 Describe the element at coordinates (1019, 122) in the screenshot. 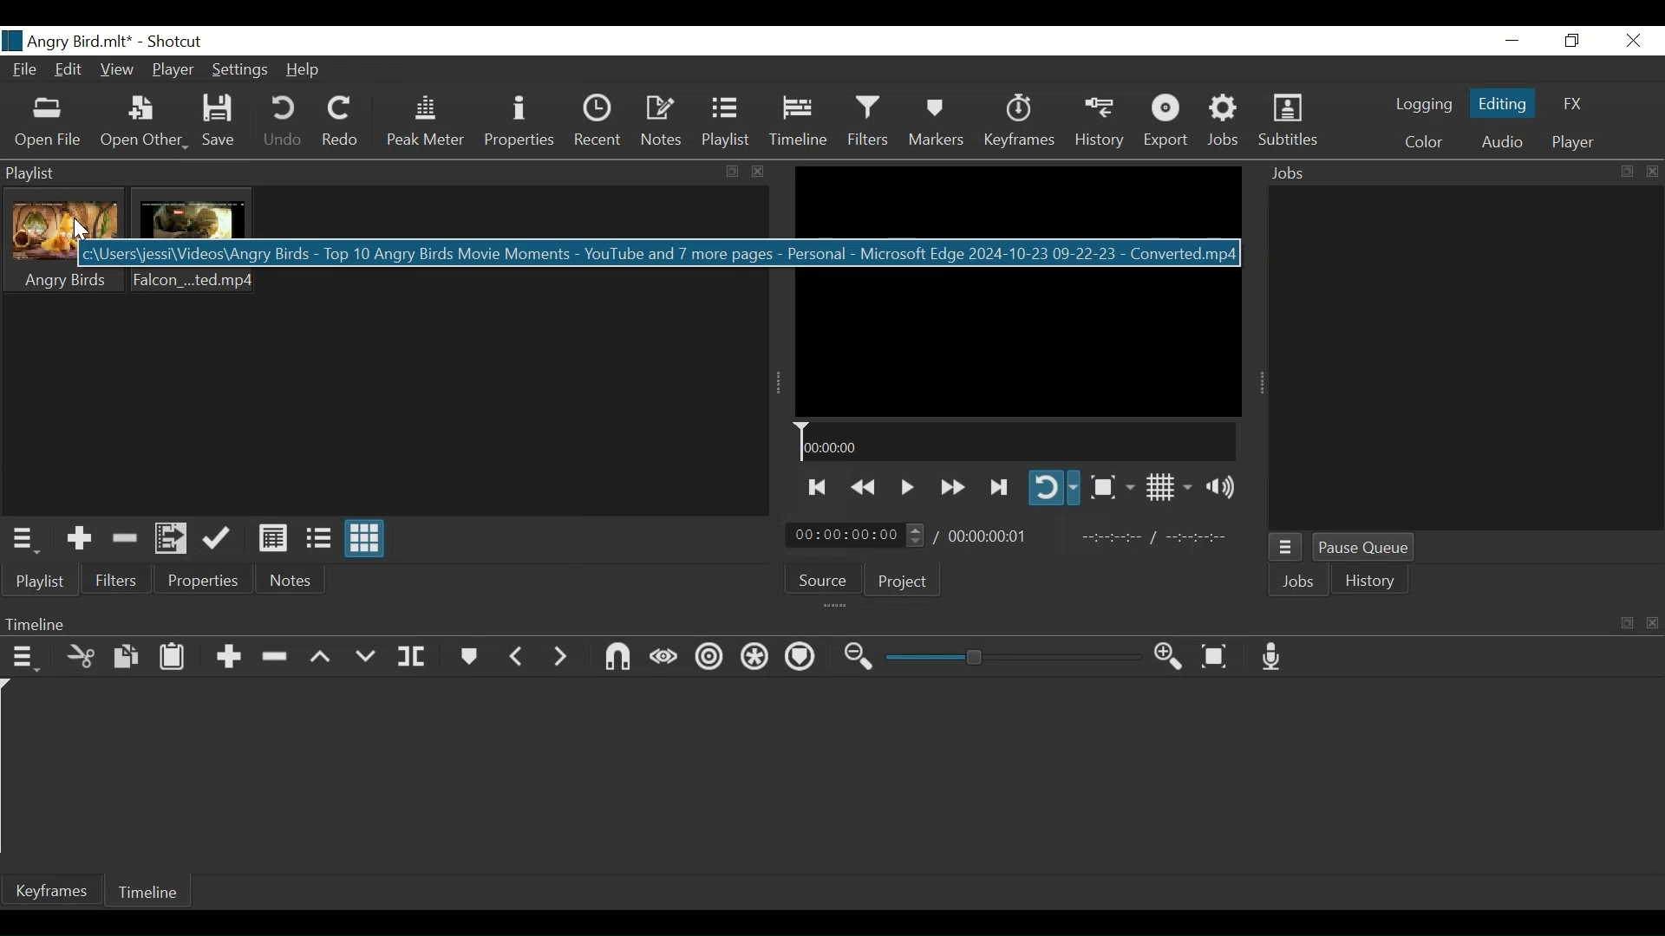

I see `Keyframes` at that location.